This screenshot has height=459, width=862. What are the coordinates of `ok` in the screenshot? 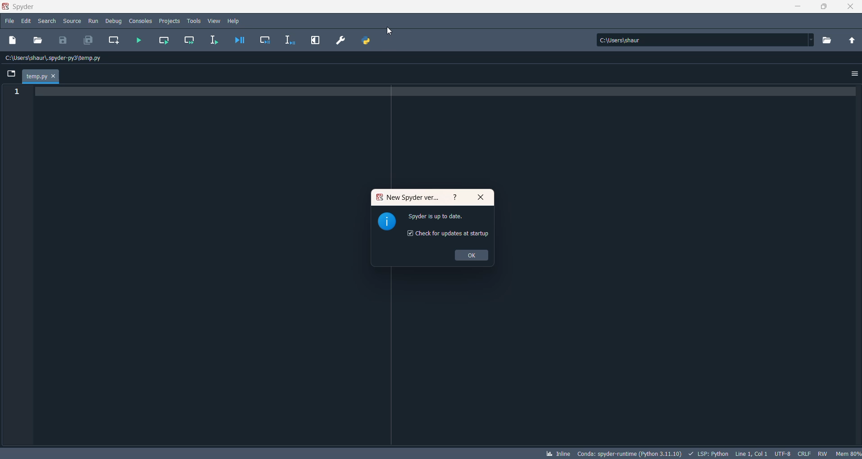 It's located at (472, 256).